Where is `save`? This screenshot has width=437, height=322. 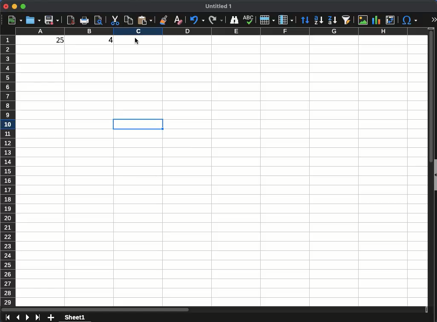 save is located at coordinates (51, 21).